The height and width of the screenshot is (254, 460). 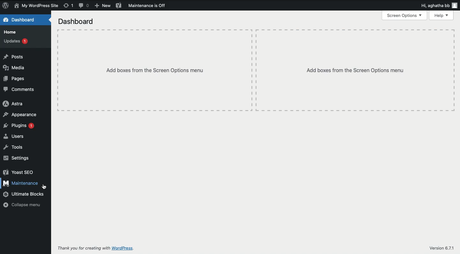 I want to click on Version 6.7.1, so click(x=442, y=249).